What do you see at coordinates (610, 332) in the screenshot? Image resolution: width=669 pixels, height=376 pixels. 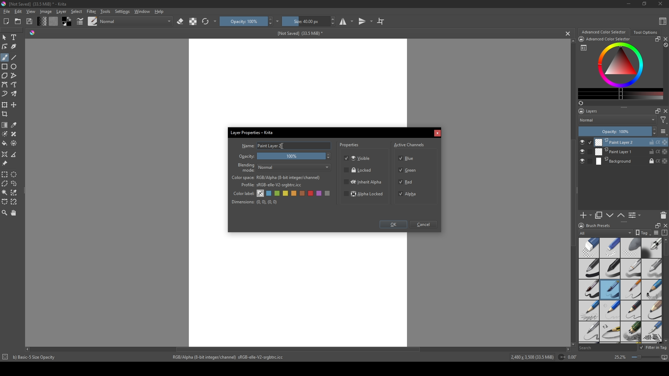 I see `pencil` at bounding box center [610, 332].